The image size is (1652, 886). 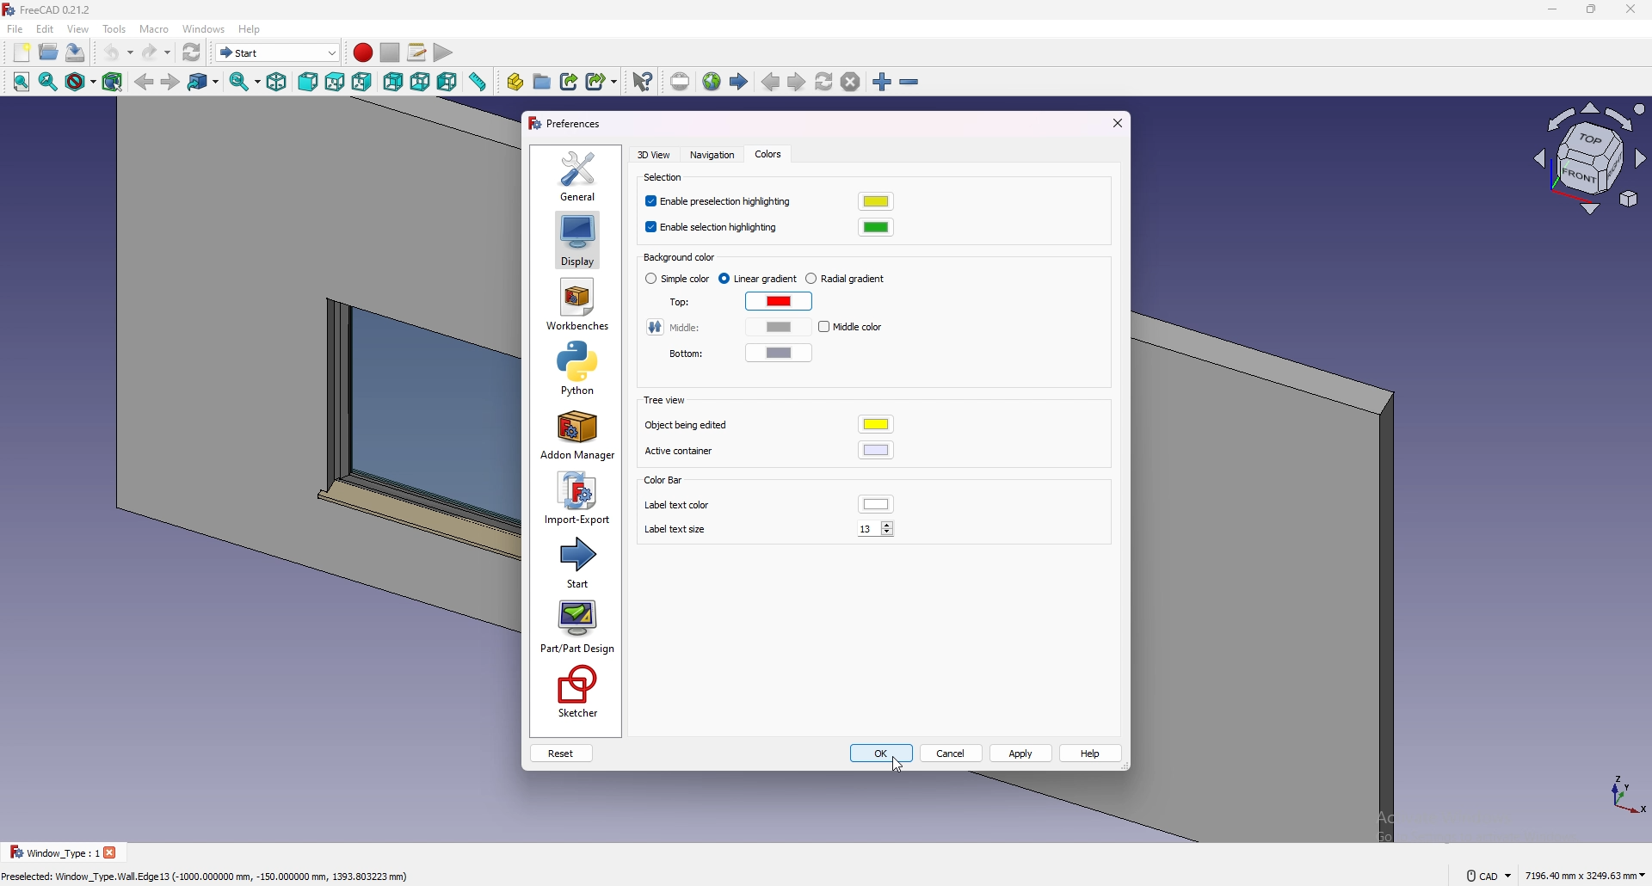 I want to click on create part, so click(x=515, y=82).